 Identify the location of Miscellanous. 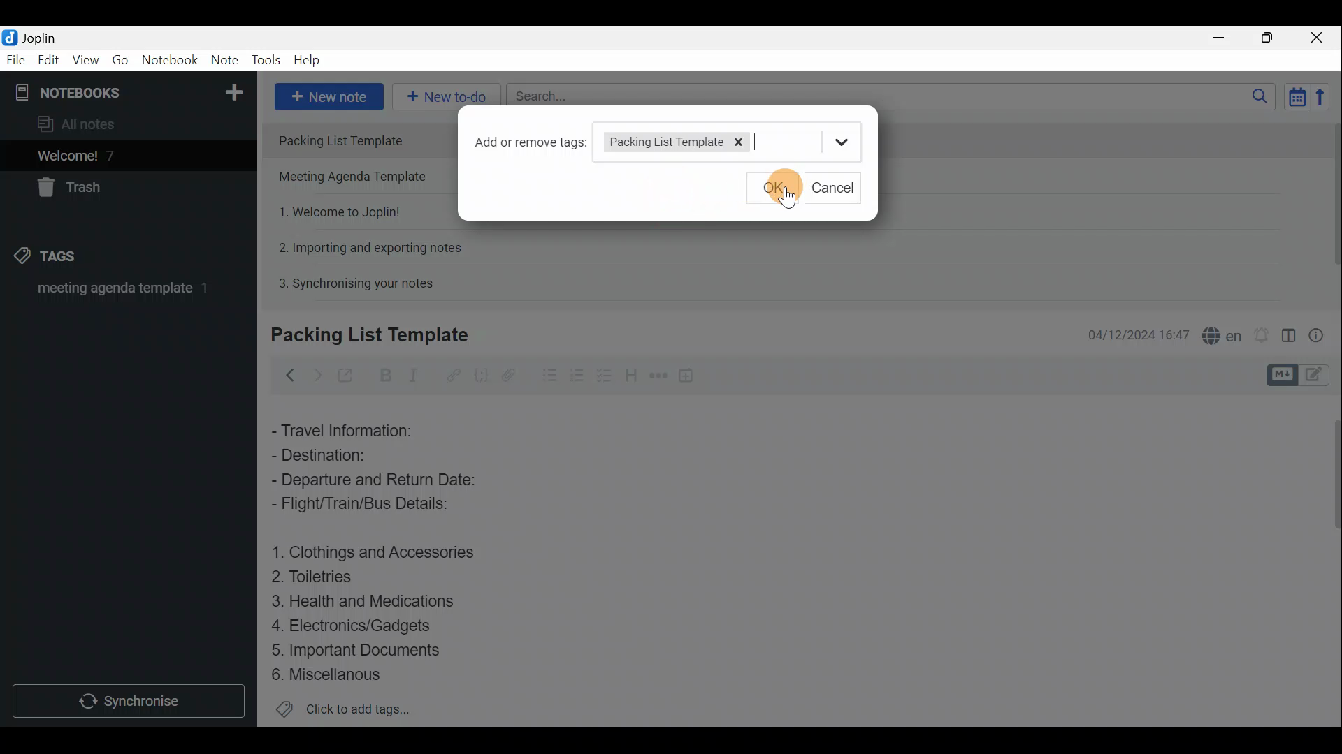
(328, 674).